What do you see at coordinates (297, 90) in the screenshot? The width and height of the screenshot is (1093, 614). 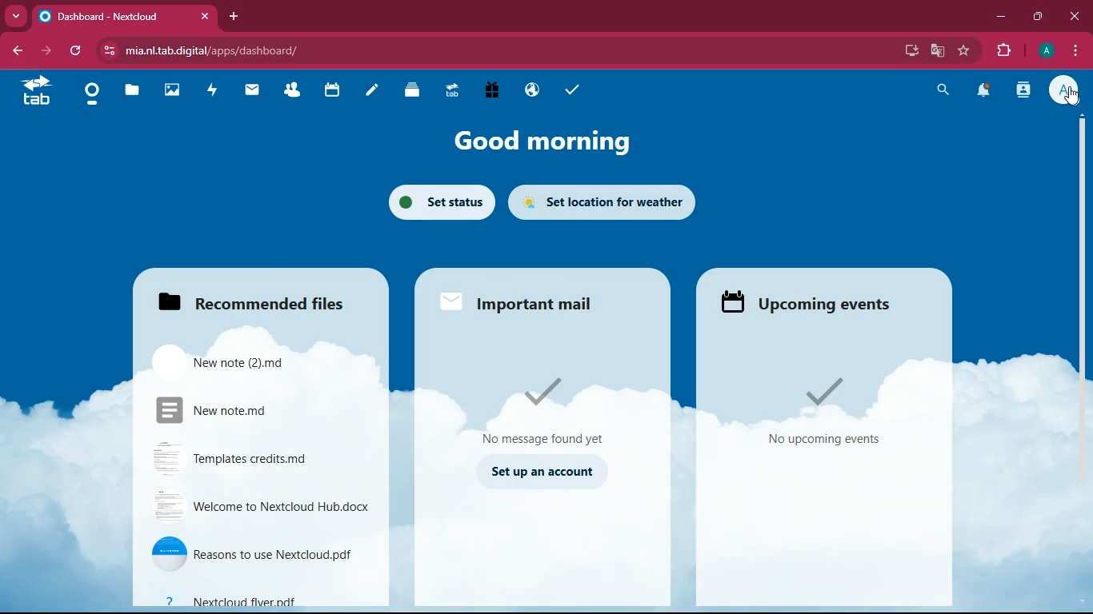 I see `friends` at bounding box center [297, 90].